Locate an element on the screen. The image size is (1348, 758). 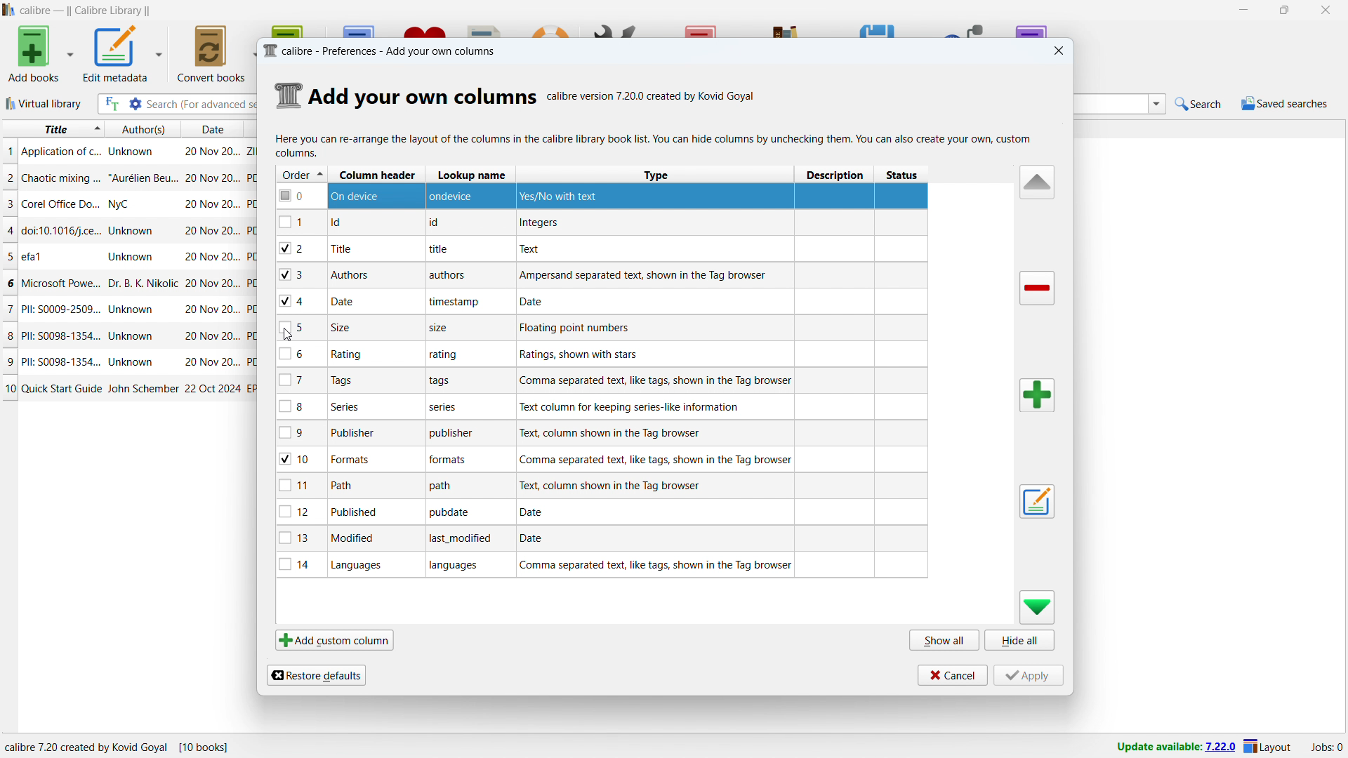
Integers is located at coordinates (538, 225).